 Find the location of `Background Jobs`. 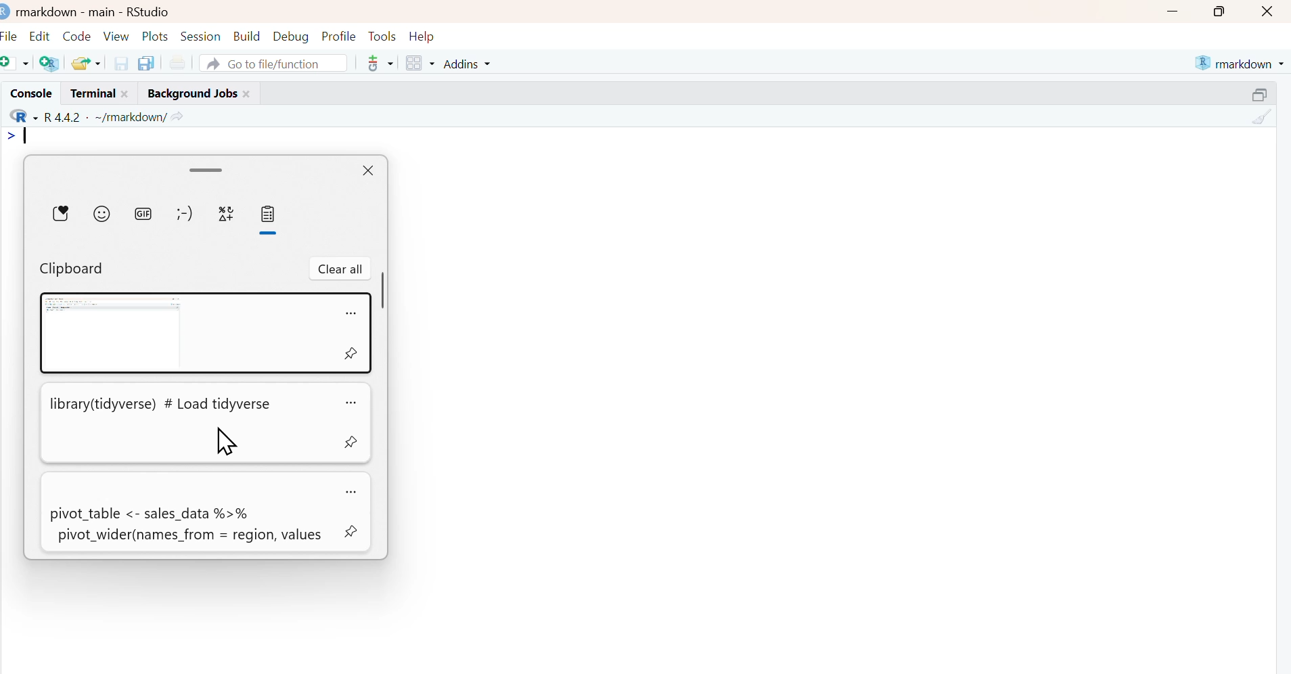

Background Jobs is located at coordinates (190, 92).